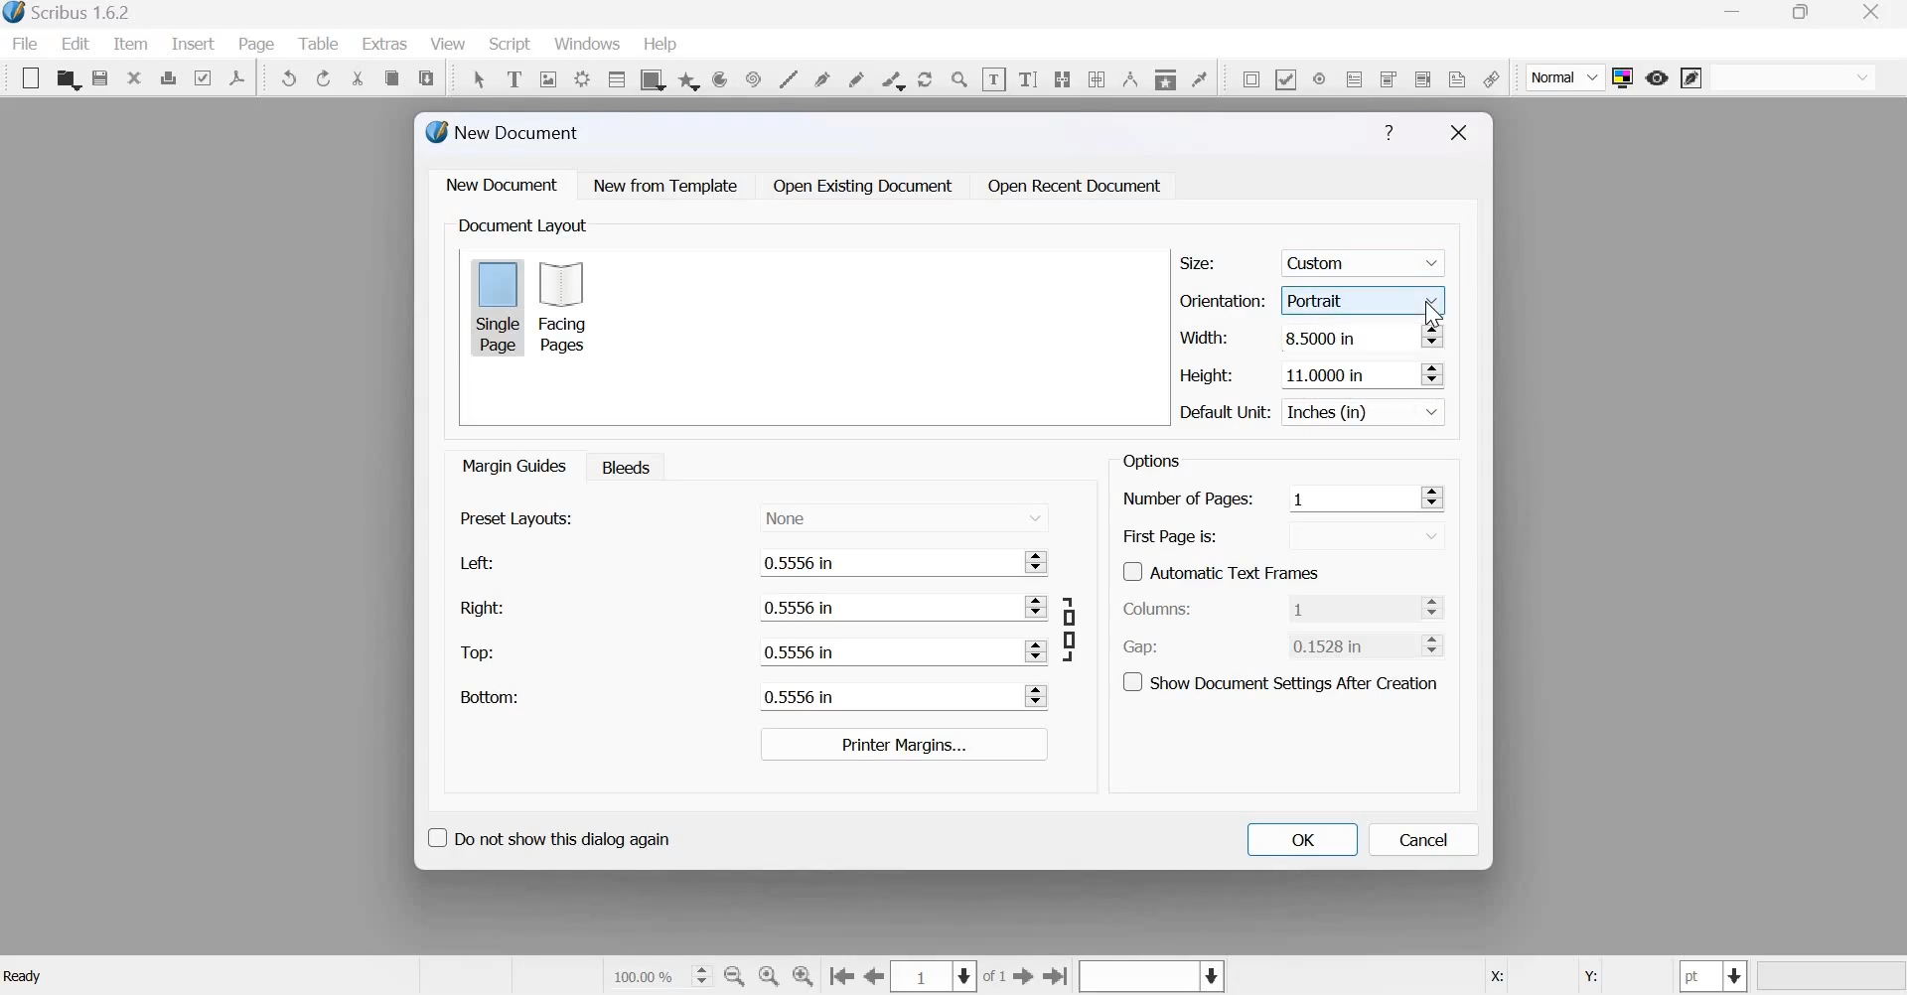 The image size is (1907, 995). I want to click on Increase and Decrease, so click(1035, 650).